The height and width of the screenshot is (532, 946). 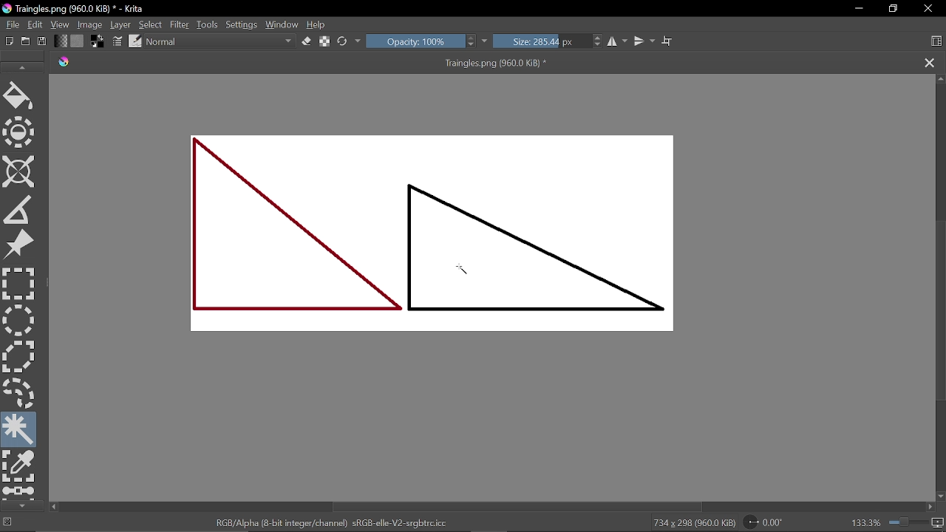 I want to click on Select by color tool, so click(x=20, y=467).